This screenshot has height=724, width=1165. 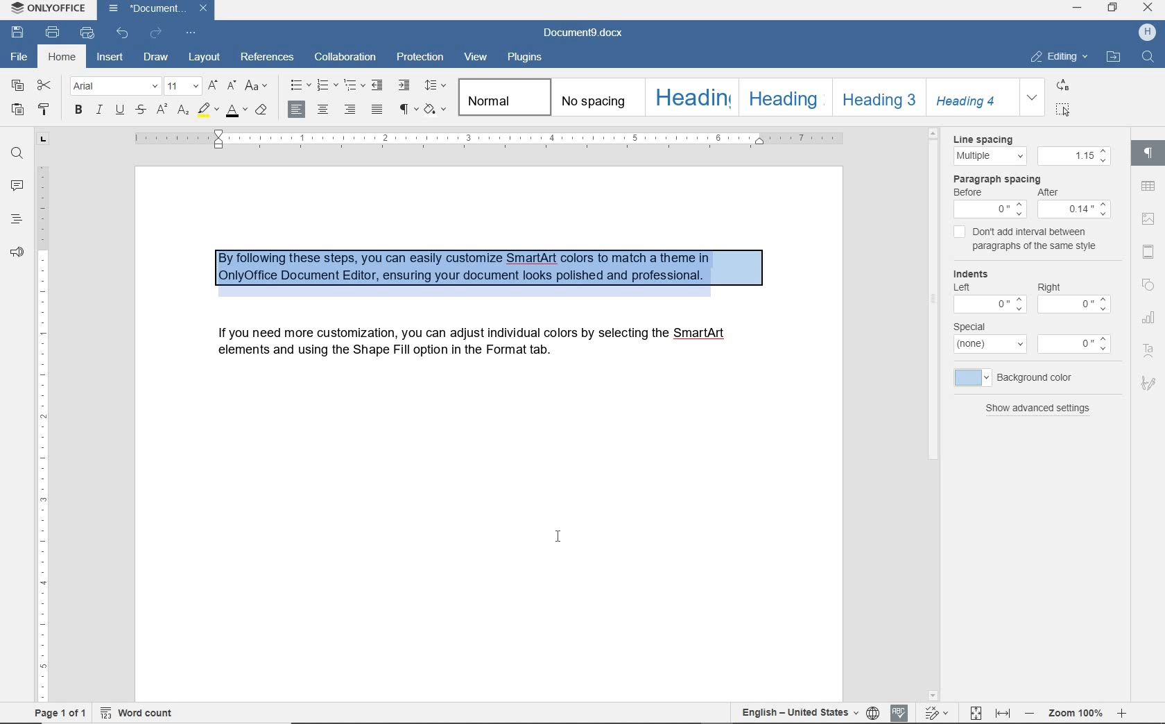 I want to click on header & footer, so click(x=1151, y=250).